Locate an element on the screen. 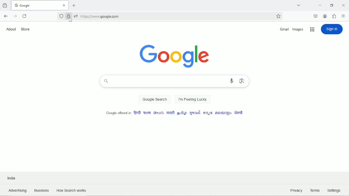 The width and height of the screenshot is (349, 196). Search bar is located at coordinates (174, 81).